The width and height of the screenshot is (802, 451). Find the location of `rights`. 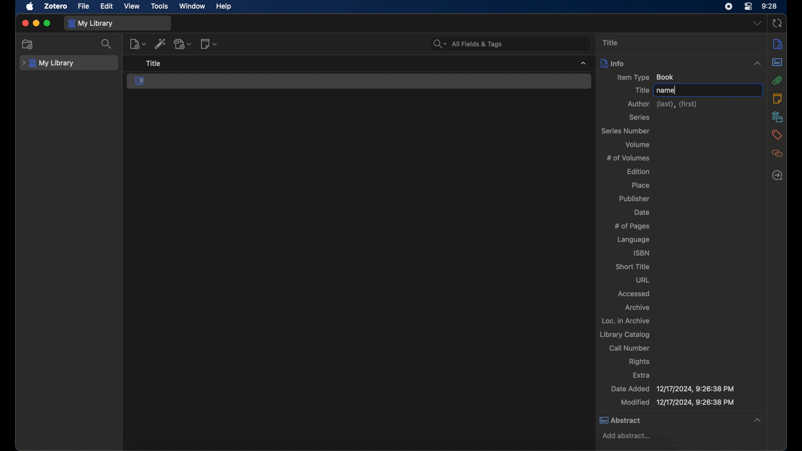

rights is located at coordinates (639, 362).